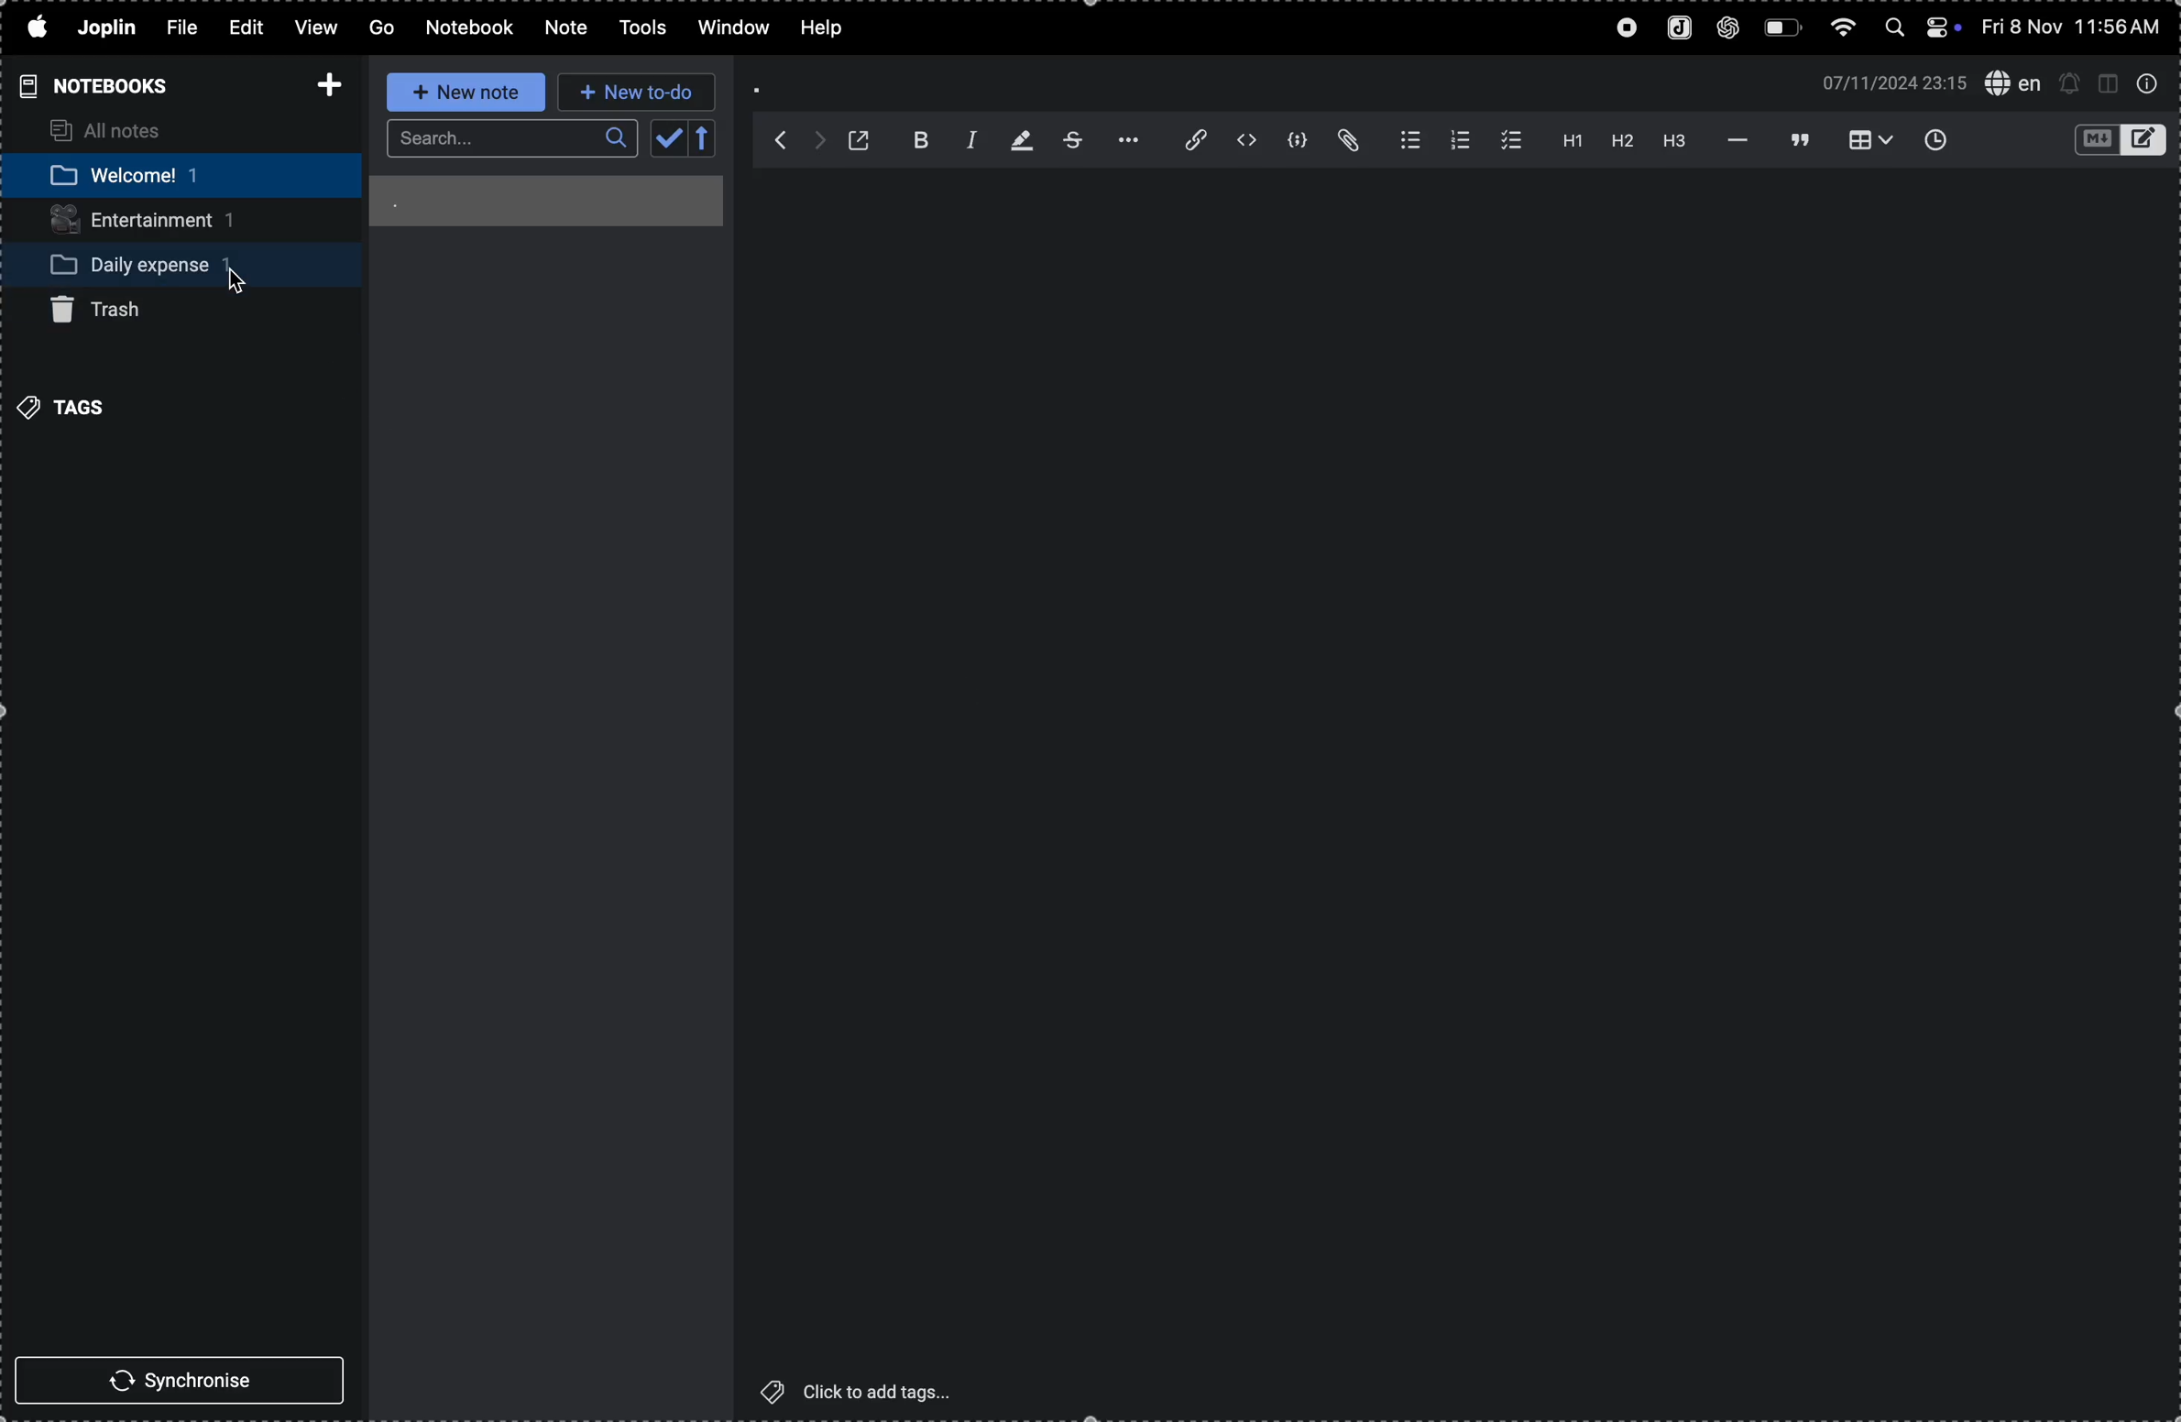 The height and width of the screenshot is (1422, 2181). Describe the element at coordinates (1862, 140) in the screenshot. I see `table view` at that location.